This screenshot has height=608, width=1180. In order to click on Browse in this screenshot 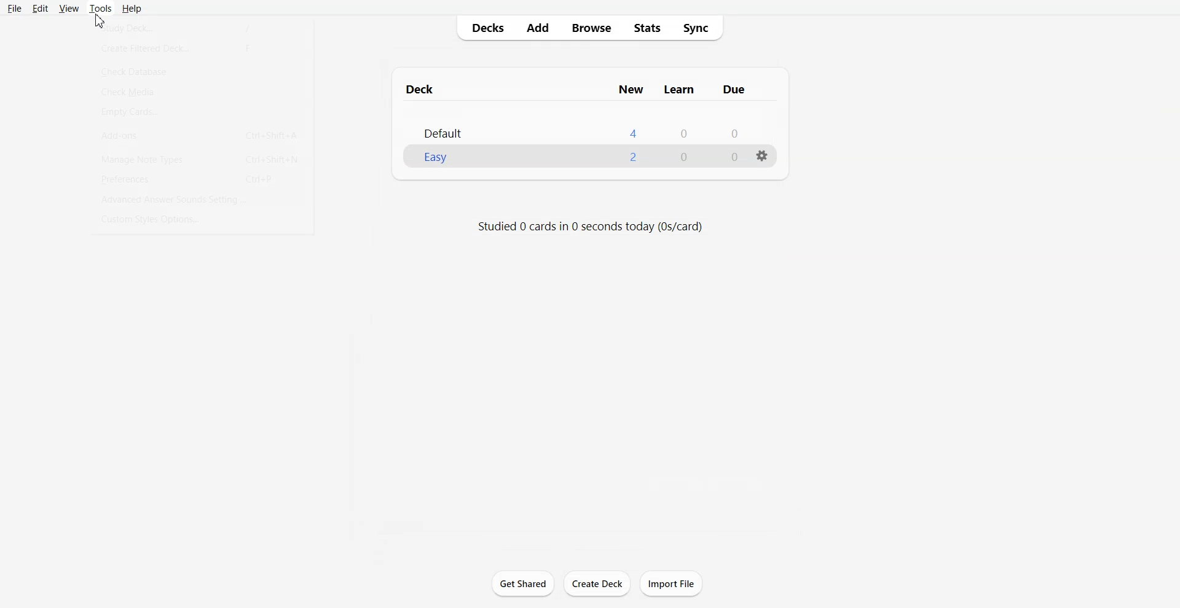, I will do `click(592, 28)`.